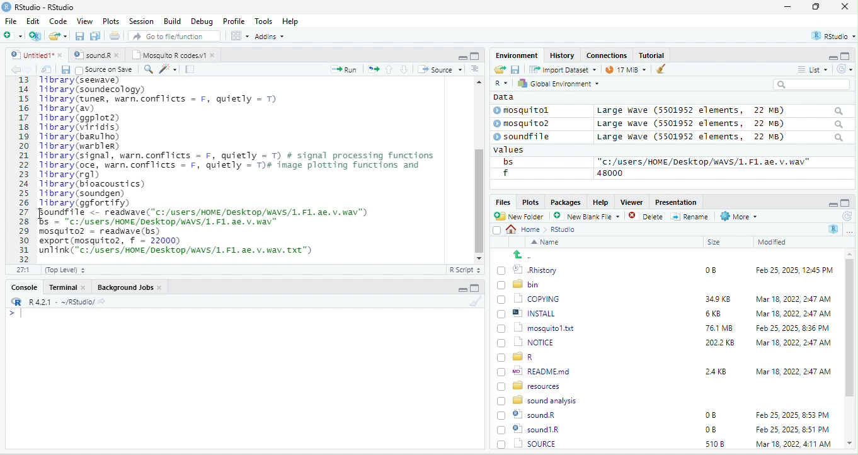 The height and width of the screenshot is (455, 858). Describe the element at coordinates (810, 69) in the screenshot. I see `= List ~` at that location.